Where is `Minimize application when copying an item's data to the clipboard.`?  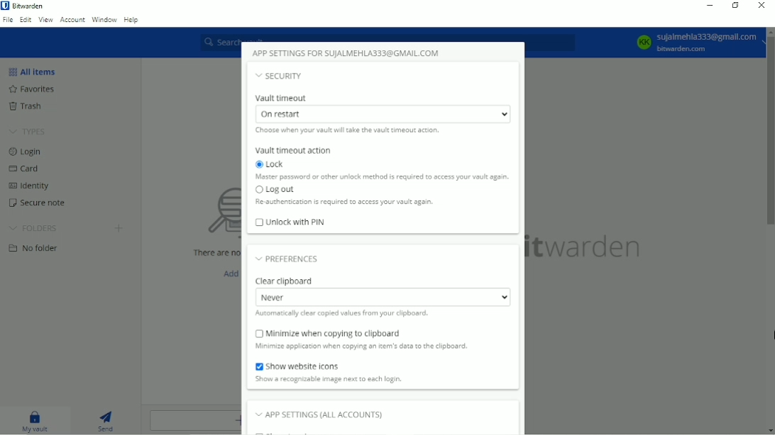 Minimize application when copying an item's data to the clipboard. is located at coordinates (384, 348).